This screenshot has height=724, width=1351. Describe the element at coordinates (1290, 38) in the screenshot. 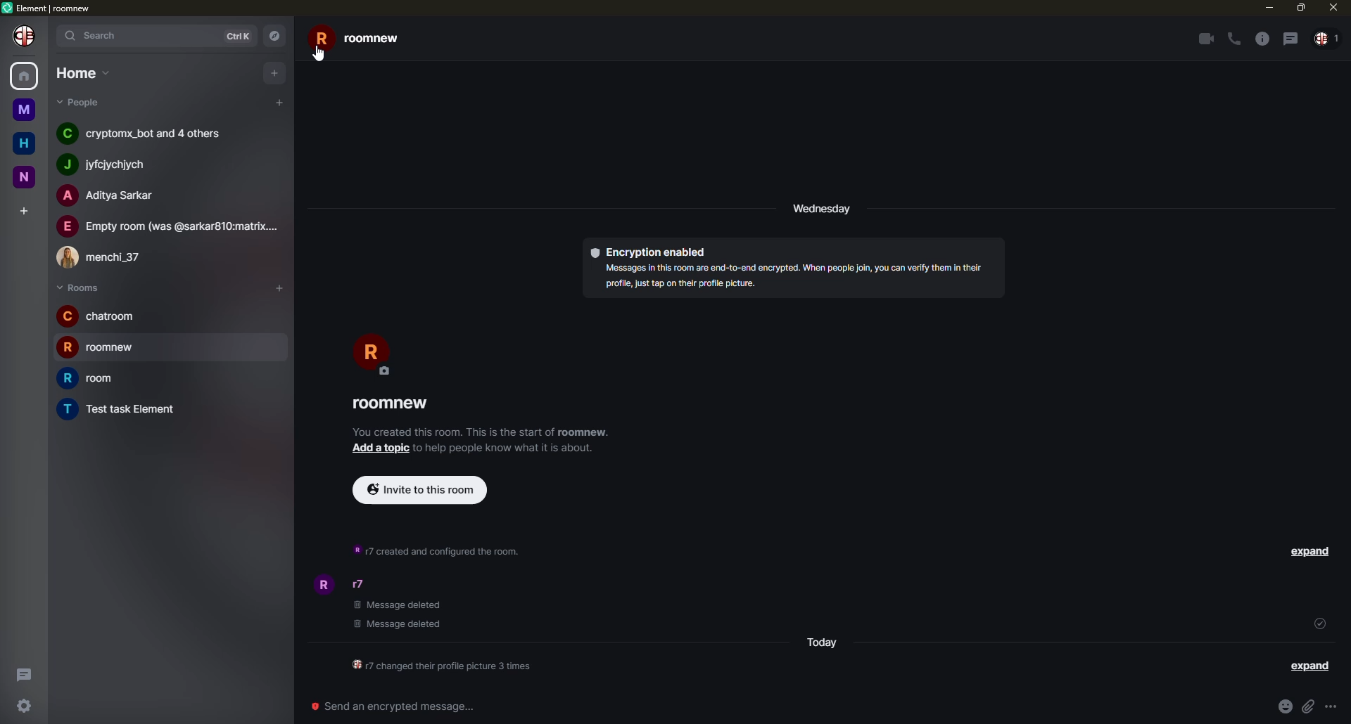

I see `threads` at that location.